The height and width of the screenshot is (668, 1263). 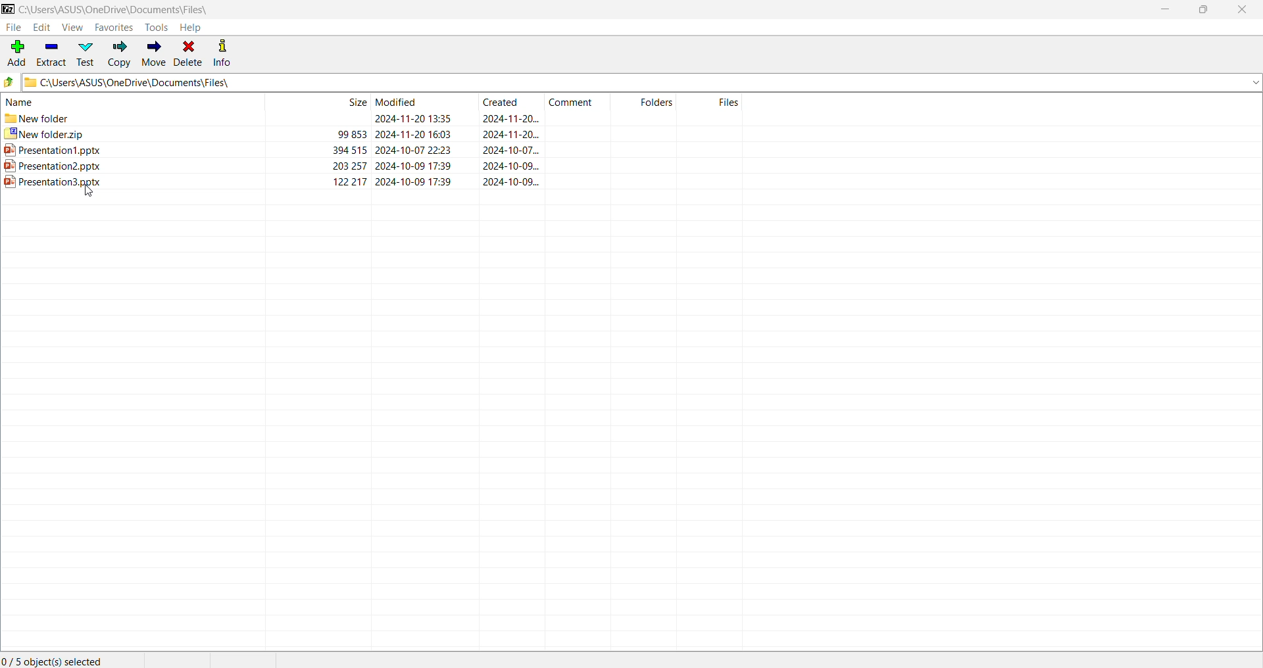 What do you see at coordinates (229, 55) in the screenshot?
I see `Info` at bounding box center [229, 55].